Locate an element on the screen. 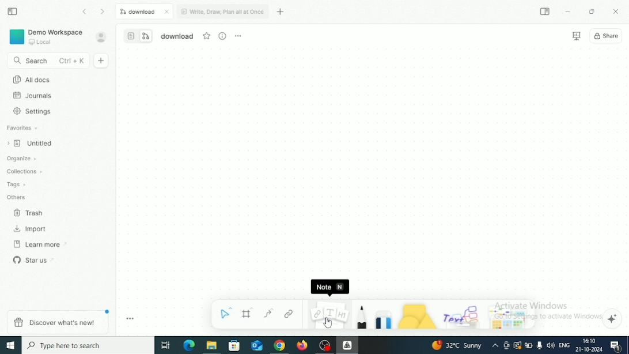  Eraser is located at coordinates (384, 316).